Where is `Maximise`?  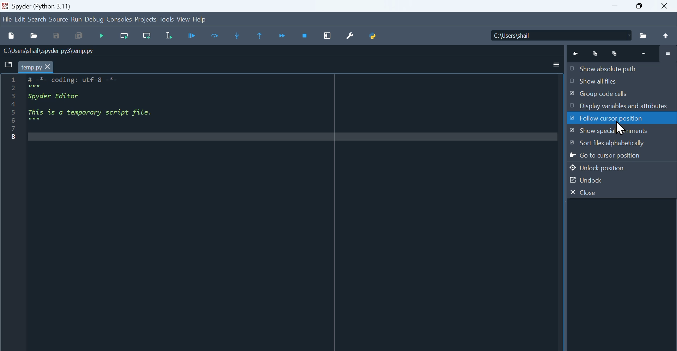 Maximise is located at coordinates (641, 8).